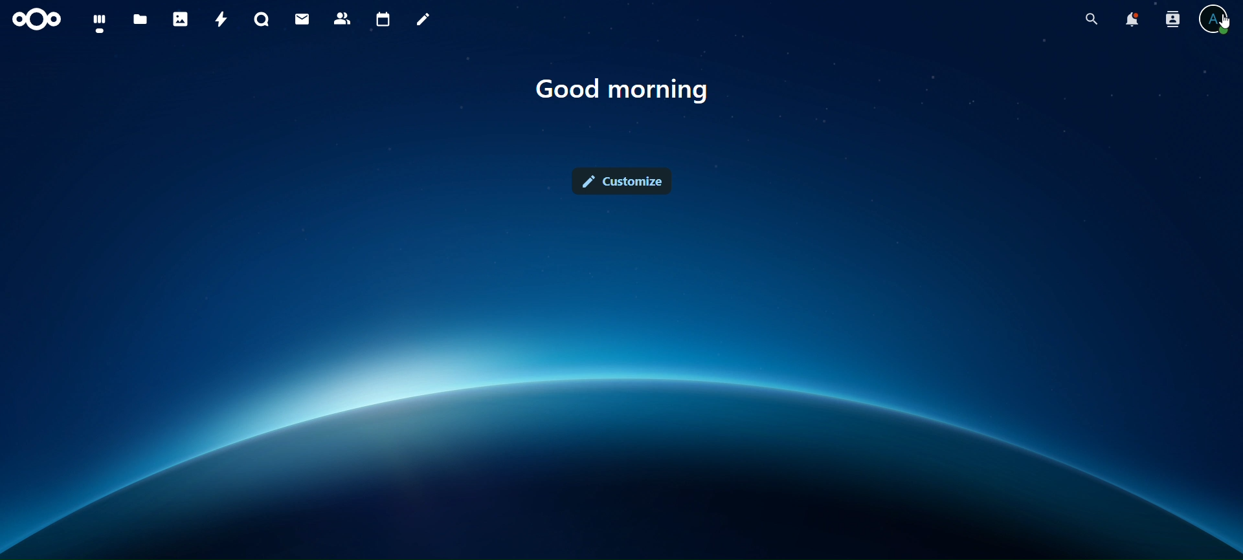  What do you see at coordinates (180, 19) in the screenshot?
I see `photos` at bounding box center [180, 19].